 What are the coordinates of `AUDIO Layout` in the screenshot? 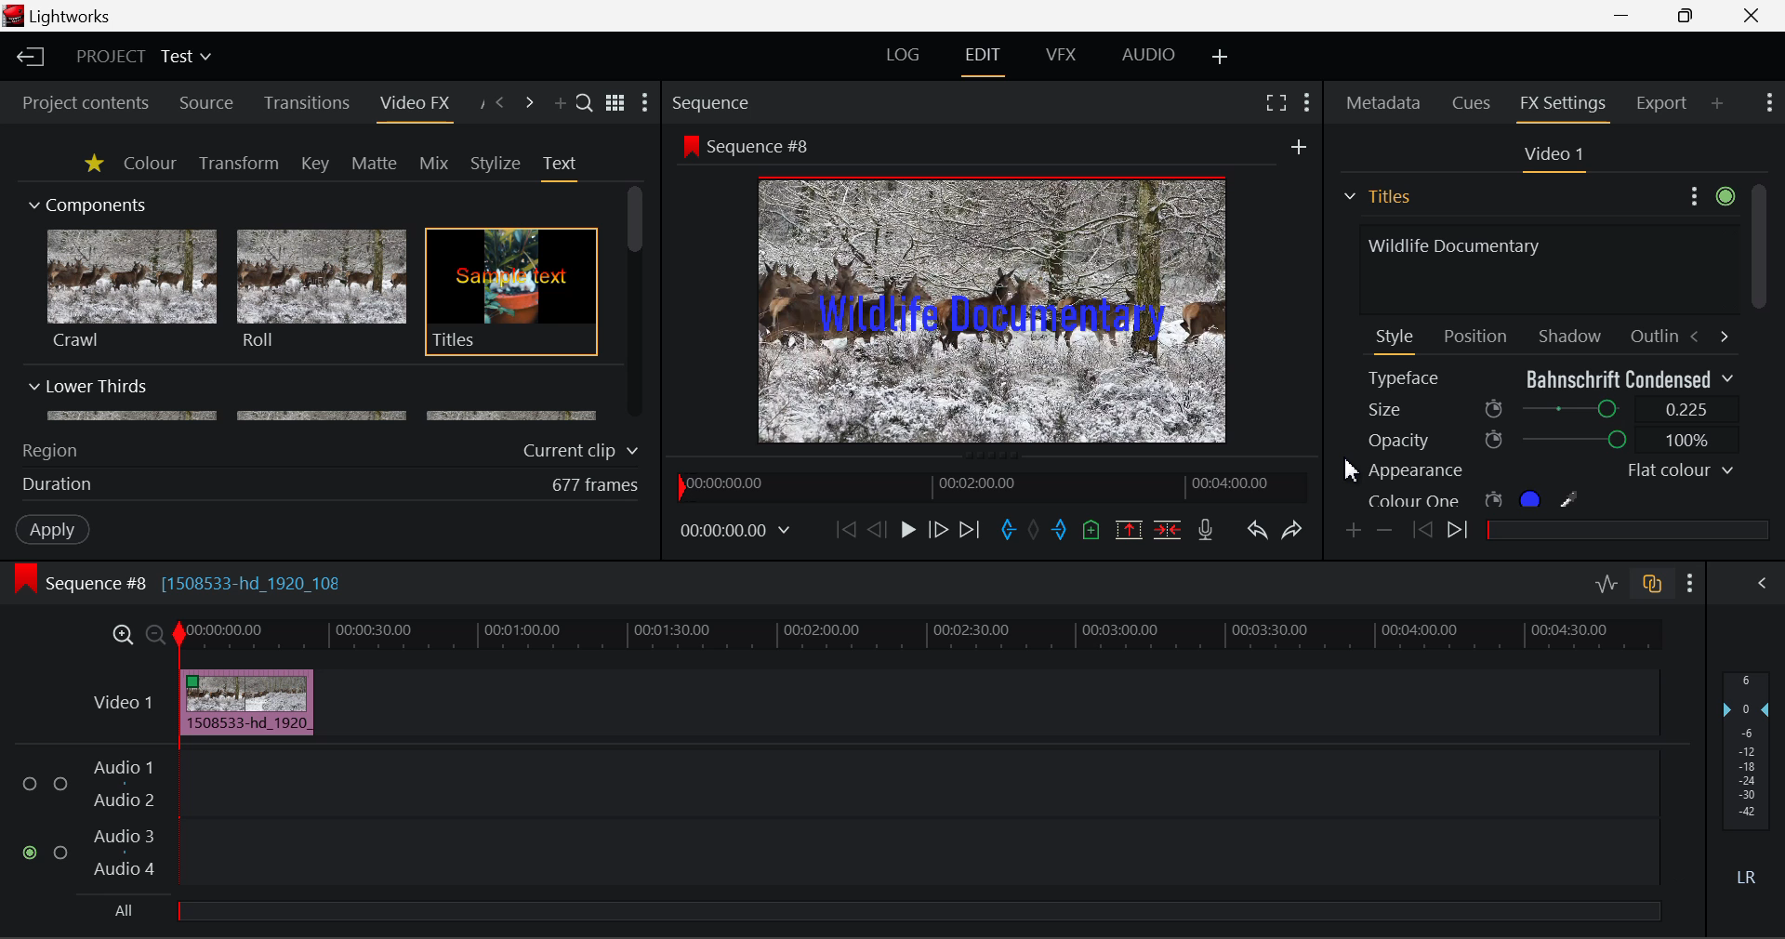 It's located at (1147, 57).